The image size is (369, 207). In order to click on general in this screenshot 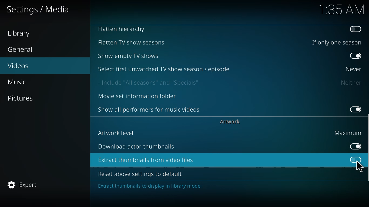, I will do `click(21, 50)`.